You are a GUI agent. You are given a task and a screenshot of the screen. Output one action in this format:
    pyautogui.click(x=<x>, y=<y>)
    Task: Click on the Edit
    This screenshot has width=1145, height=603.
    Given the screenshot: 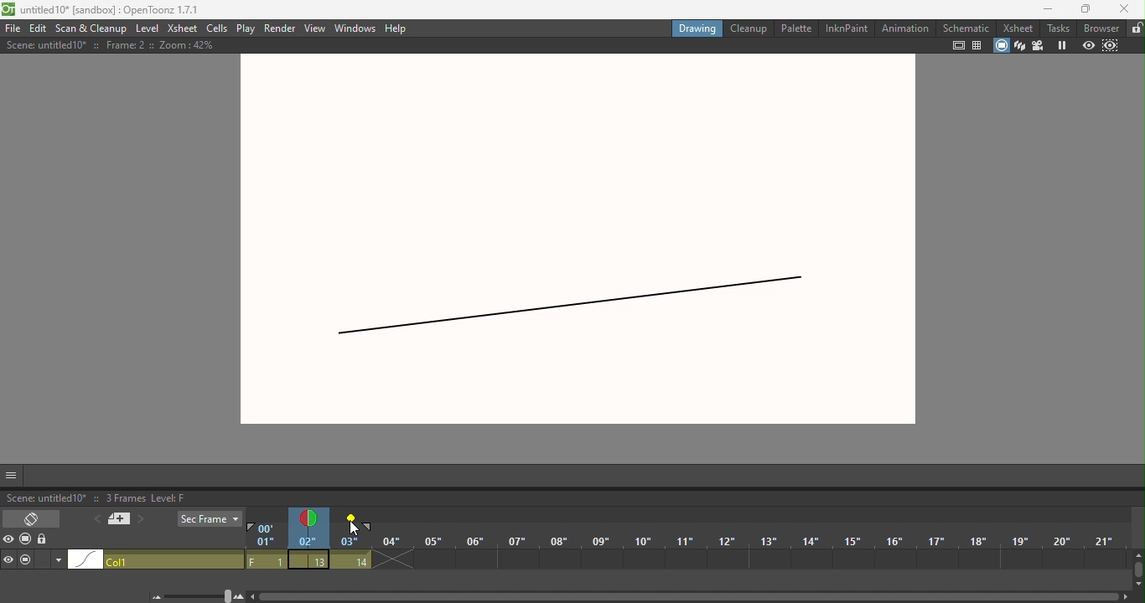 What is the action you would take?
    pyautogui.click(x=39, y=28)
    